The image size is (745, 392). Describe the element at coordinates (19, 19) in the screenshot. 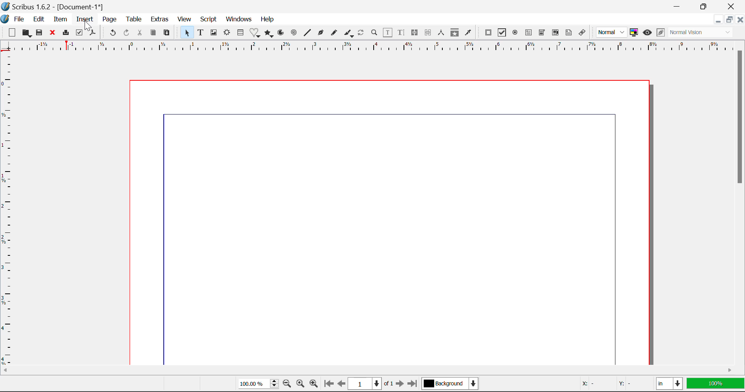

I see `File` at that location.